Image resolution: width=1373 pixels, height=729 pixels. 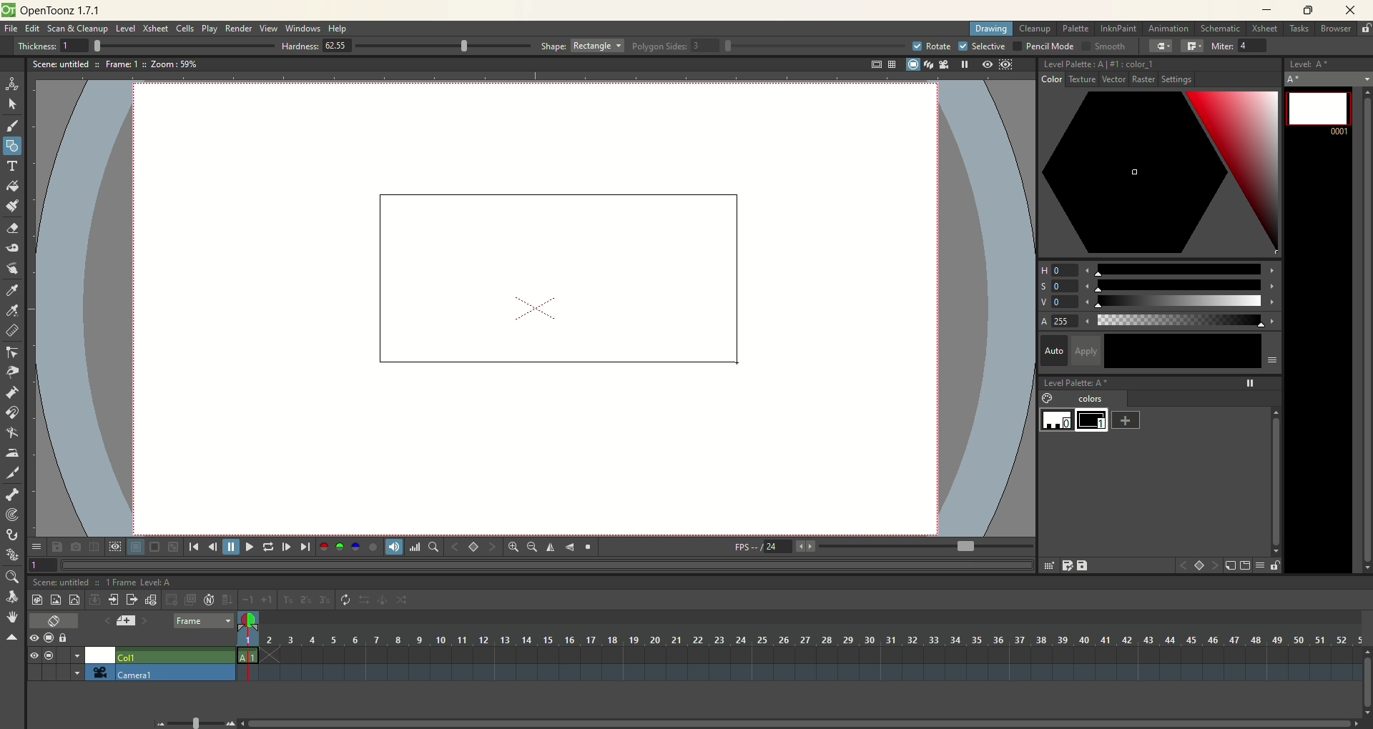 What do you see at coordinates (74, 600) in the screenshot?
I see `new vector level` at bounding box center [74, 600].